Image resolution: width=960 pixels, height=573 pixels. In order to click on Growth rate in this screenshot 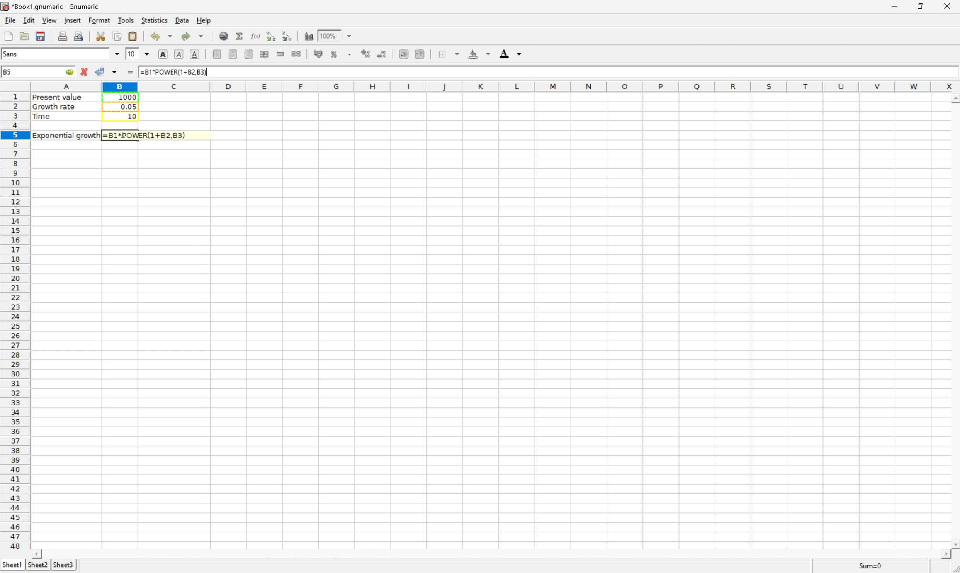, I will do `click(55, 107)`.